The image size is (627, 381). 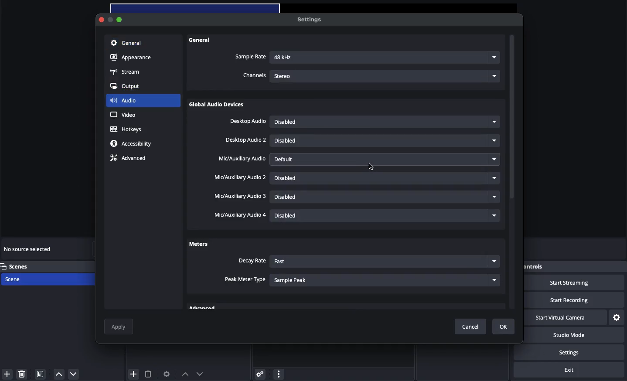 What do you see at coordinates (201, 40) in the screenshot?
I see `General` at bounding box center [201, 40].